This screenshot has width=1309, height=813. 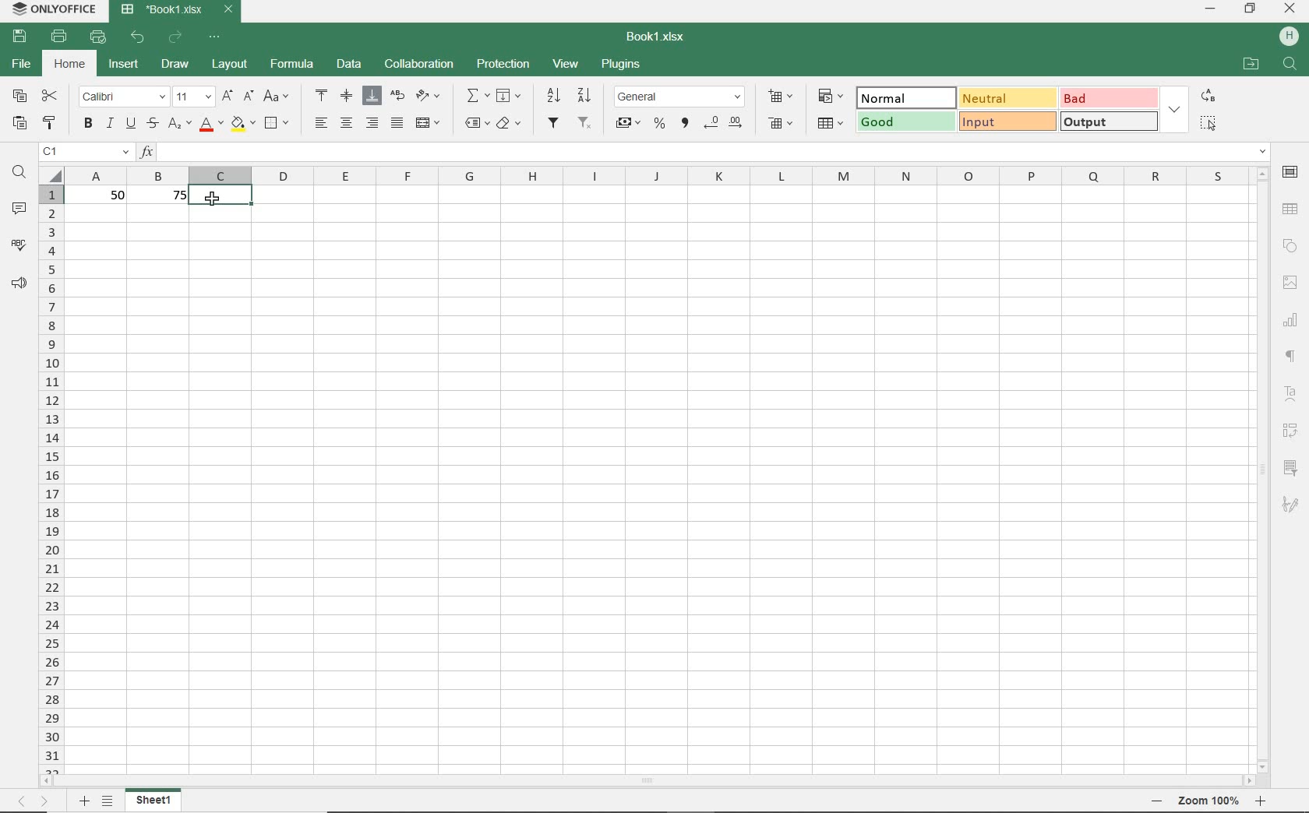 I want to click on feedback & support, so click(x=18, y=283).